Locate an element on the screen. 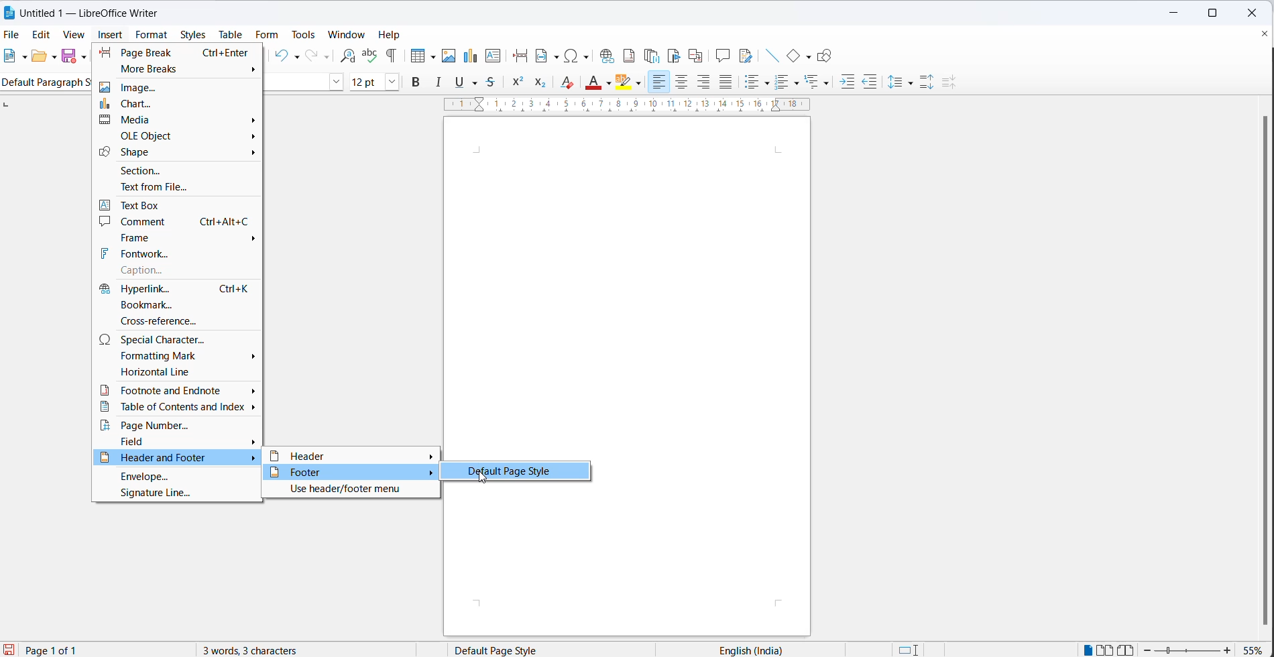 Image resolution: width=1274 pixels, height=657 pixels. toggle unordered list is located at coordinates (783, 84).